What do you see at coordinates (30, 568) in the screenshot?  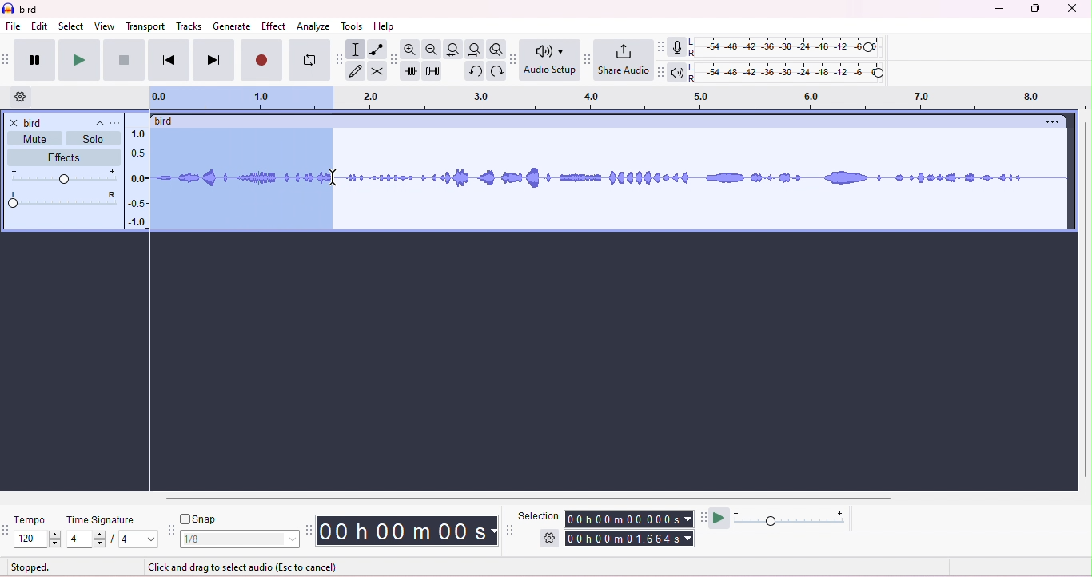 I see `stopped` at bounding box center [30, 568].